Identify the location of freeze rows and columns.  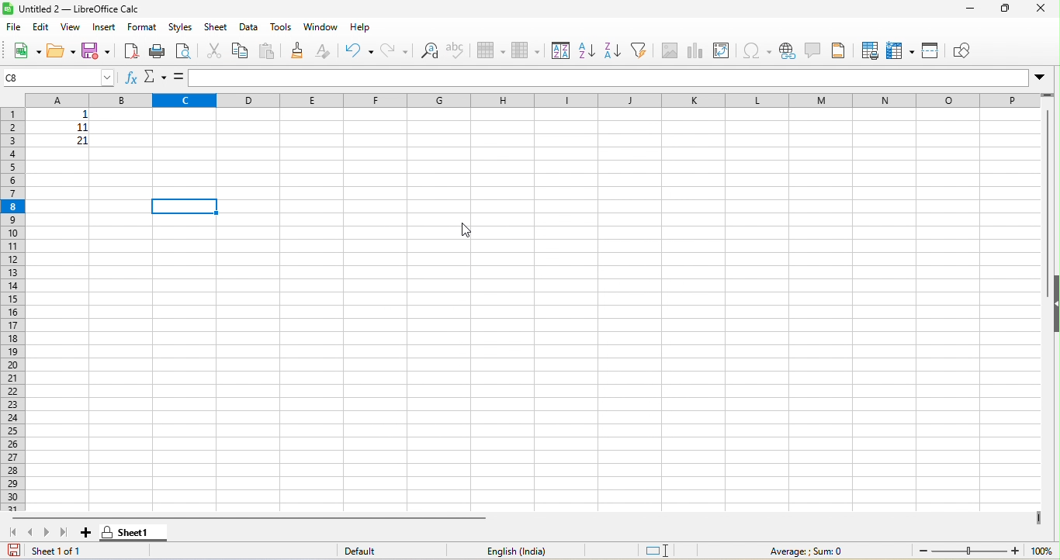
(908, 50).